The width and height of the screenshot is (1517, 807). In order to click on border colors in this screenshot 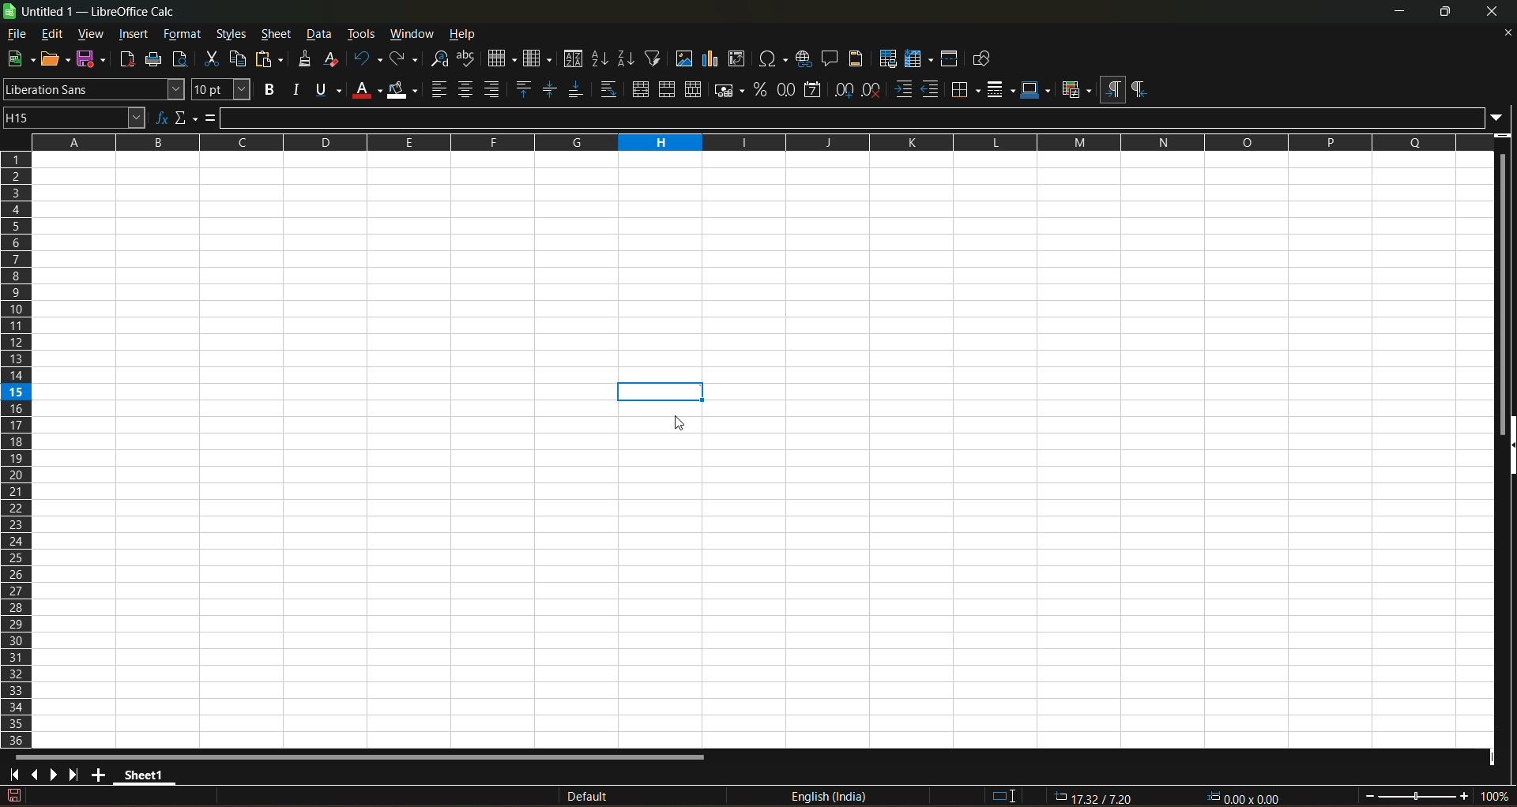, I will do `click(1034, 89)`.